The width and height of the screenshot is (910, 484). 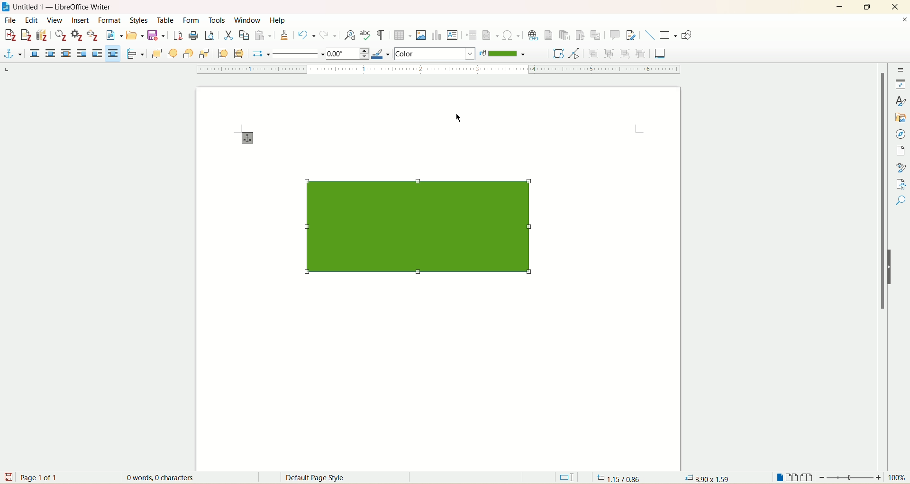 What do you see at coordinates (157, 53) in the screenshot?
I see `bring to front` at bounding box center [157, 53].